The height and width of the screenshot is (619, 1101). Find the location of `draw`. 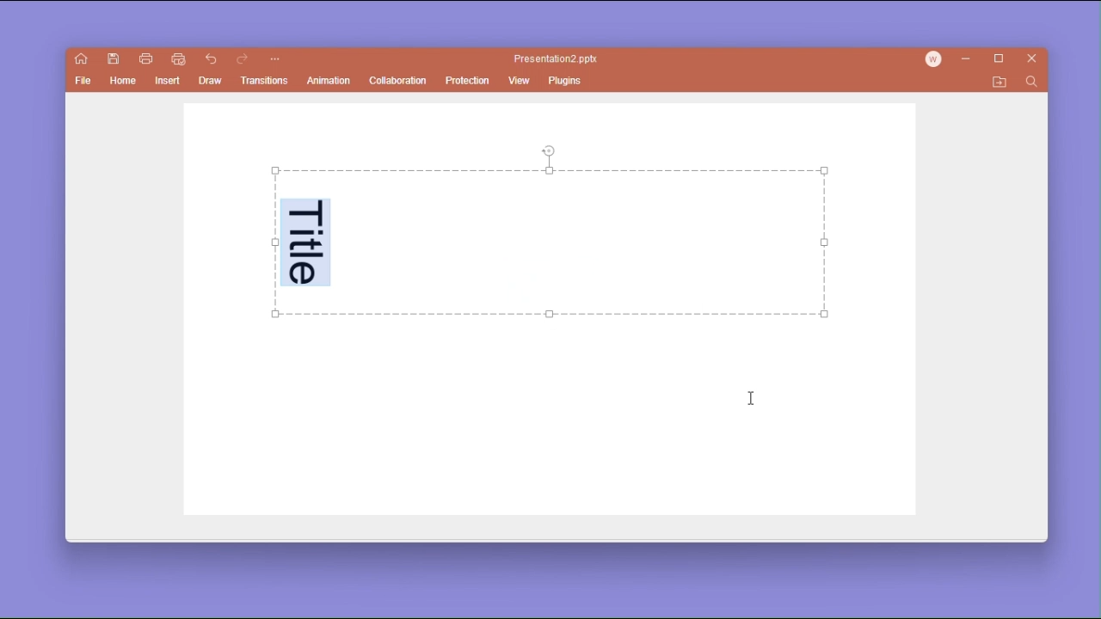

draw is located at coordinates (212, 81).